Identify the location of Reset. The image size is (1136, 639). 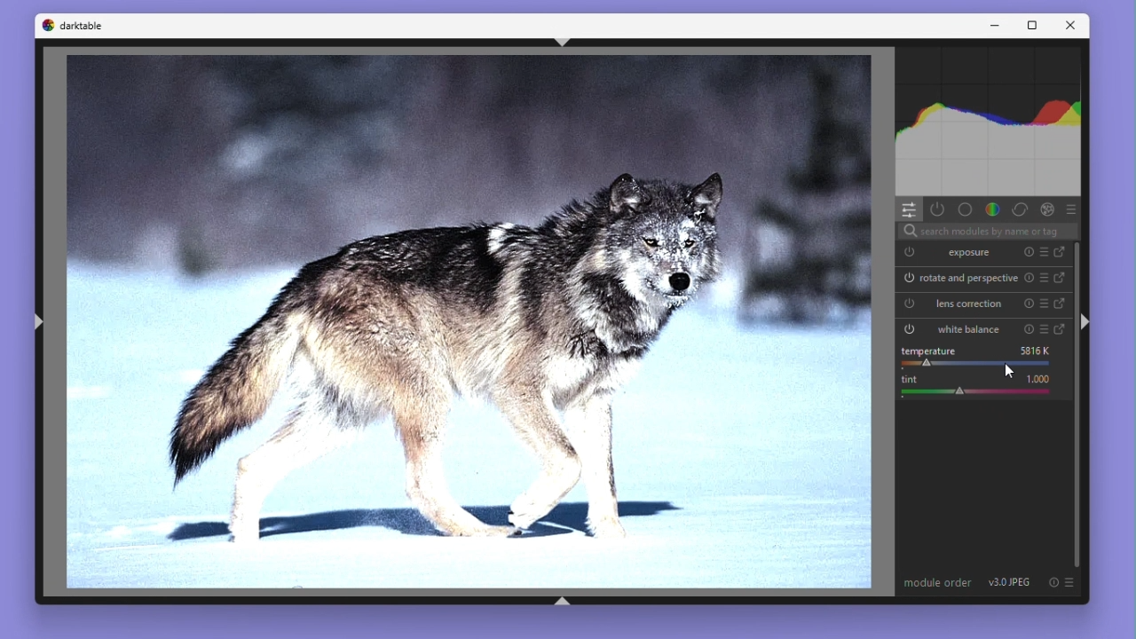
(1027, 304).